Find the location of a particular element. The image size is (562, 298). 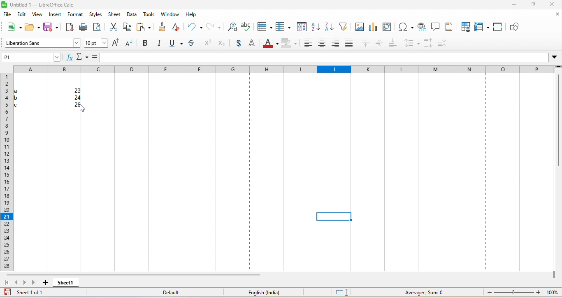

clone formatting is located at coordinates (162, 28).